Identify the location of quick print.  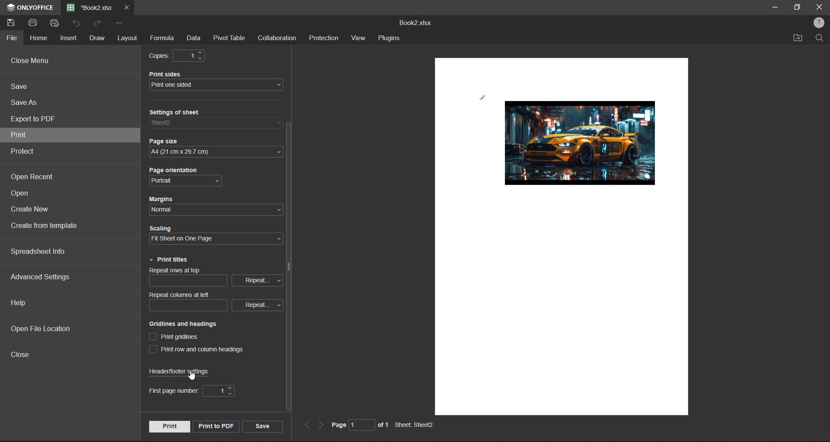
(56, 23).